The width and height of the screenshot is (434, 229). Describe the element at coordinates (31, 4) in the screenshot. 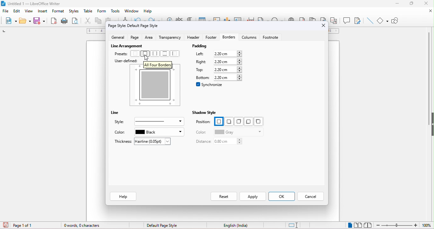

I see `title` at that location.